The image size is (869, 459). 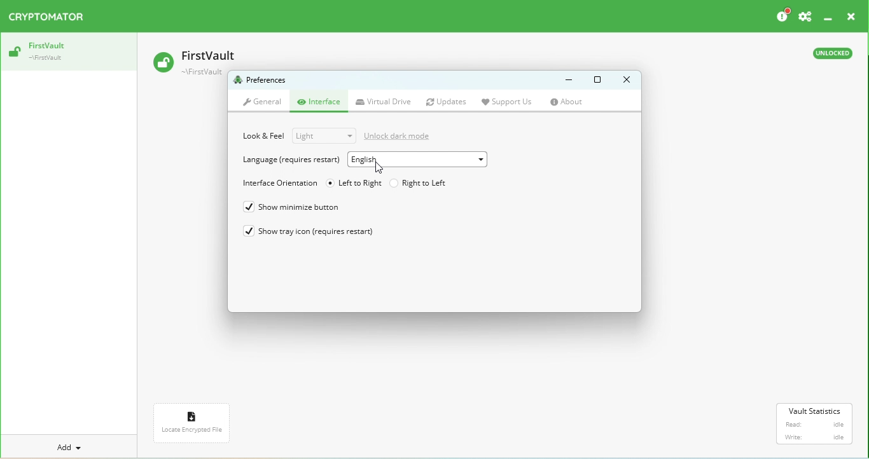 What do you see at coordinates (511, 102) in the screenshot?
I see `Support us` at bounding box center [511, 102].